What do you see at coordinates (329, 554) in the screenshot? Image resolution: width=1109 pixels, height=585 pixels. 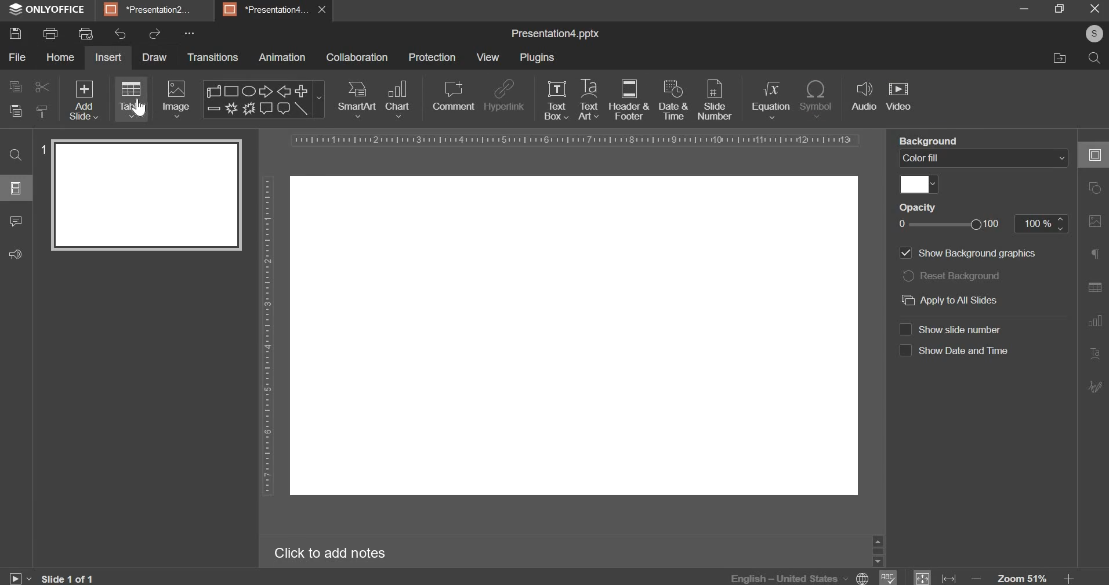 I see `click to add notes` at bounding box center [329, 554].